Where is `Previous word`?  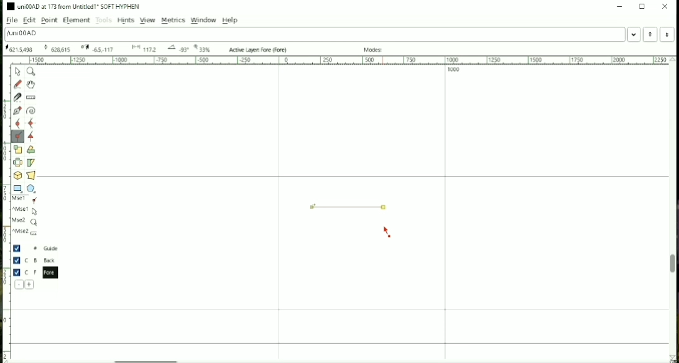
Previous word is located at coordinates (650, 34).